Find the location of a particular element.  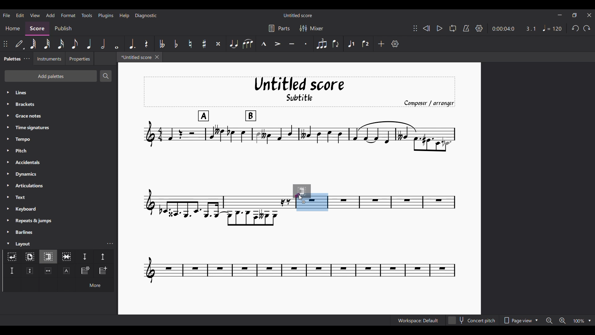

Search is located at coordinates (105, 76).